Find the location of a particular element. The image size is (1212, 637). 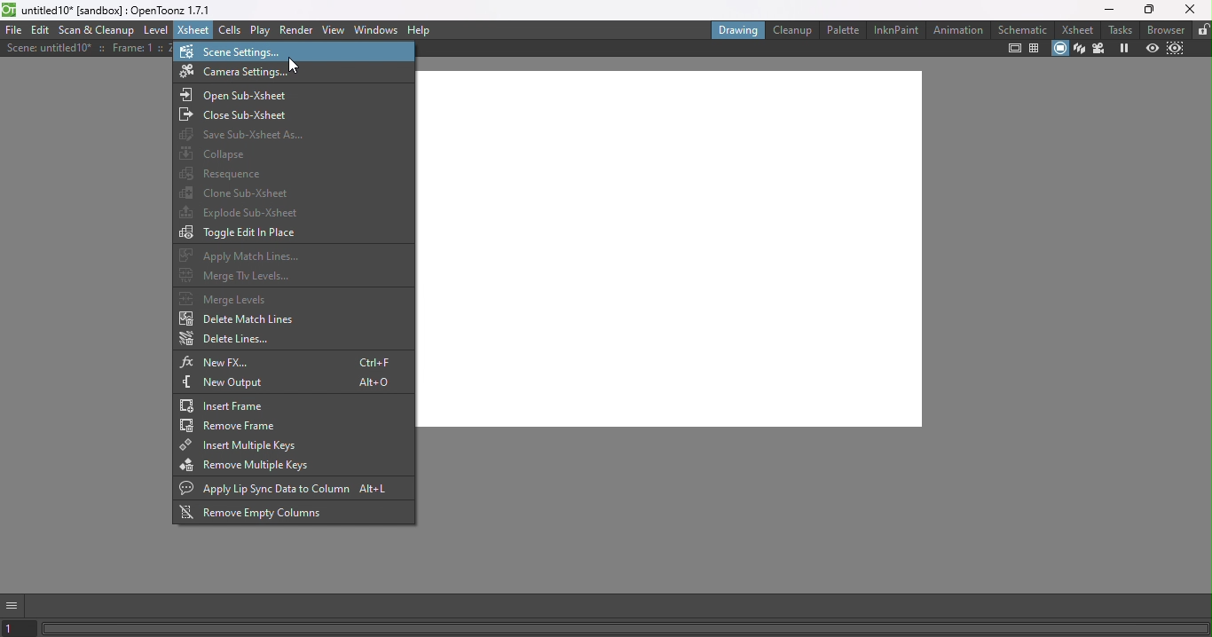

Camera view is located at coordinates (1101, 48).